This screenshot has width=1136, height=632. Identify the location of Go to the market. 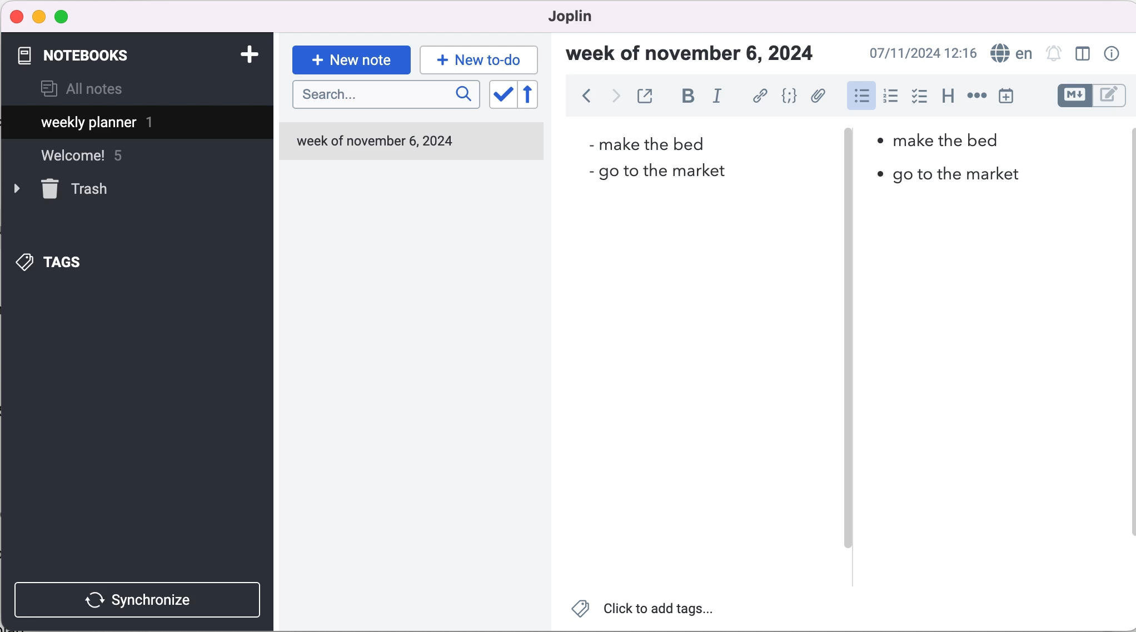
(944, 175).